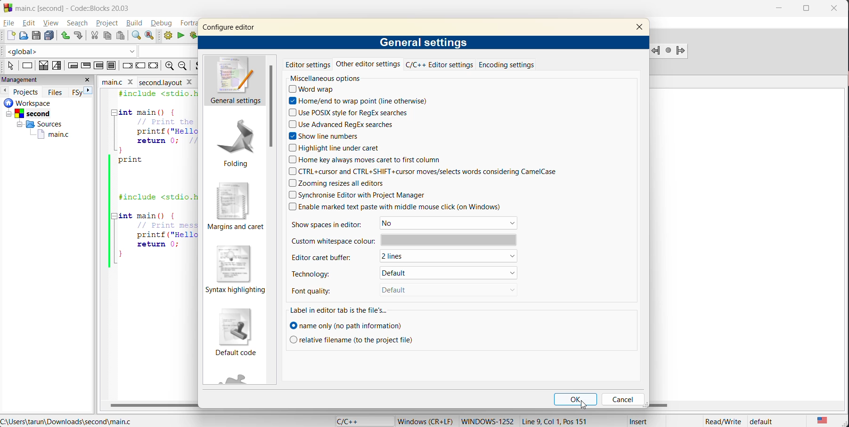  Describe the element at coordinates (67, 421) in the screenshot. I see `file location` at that location.